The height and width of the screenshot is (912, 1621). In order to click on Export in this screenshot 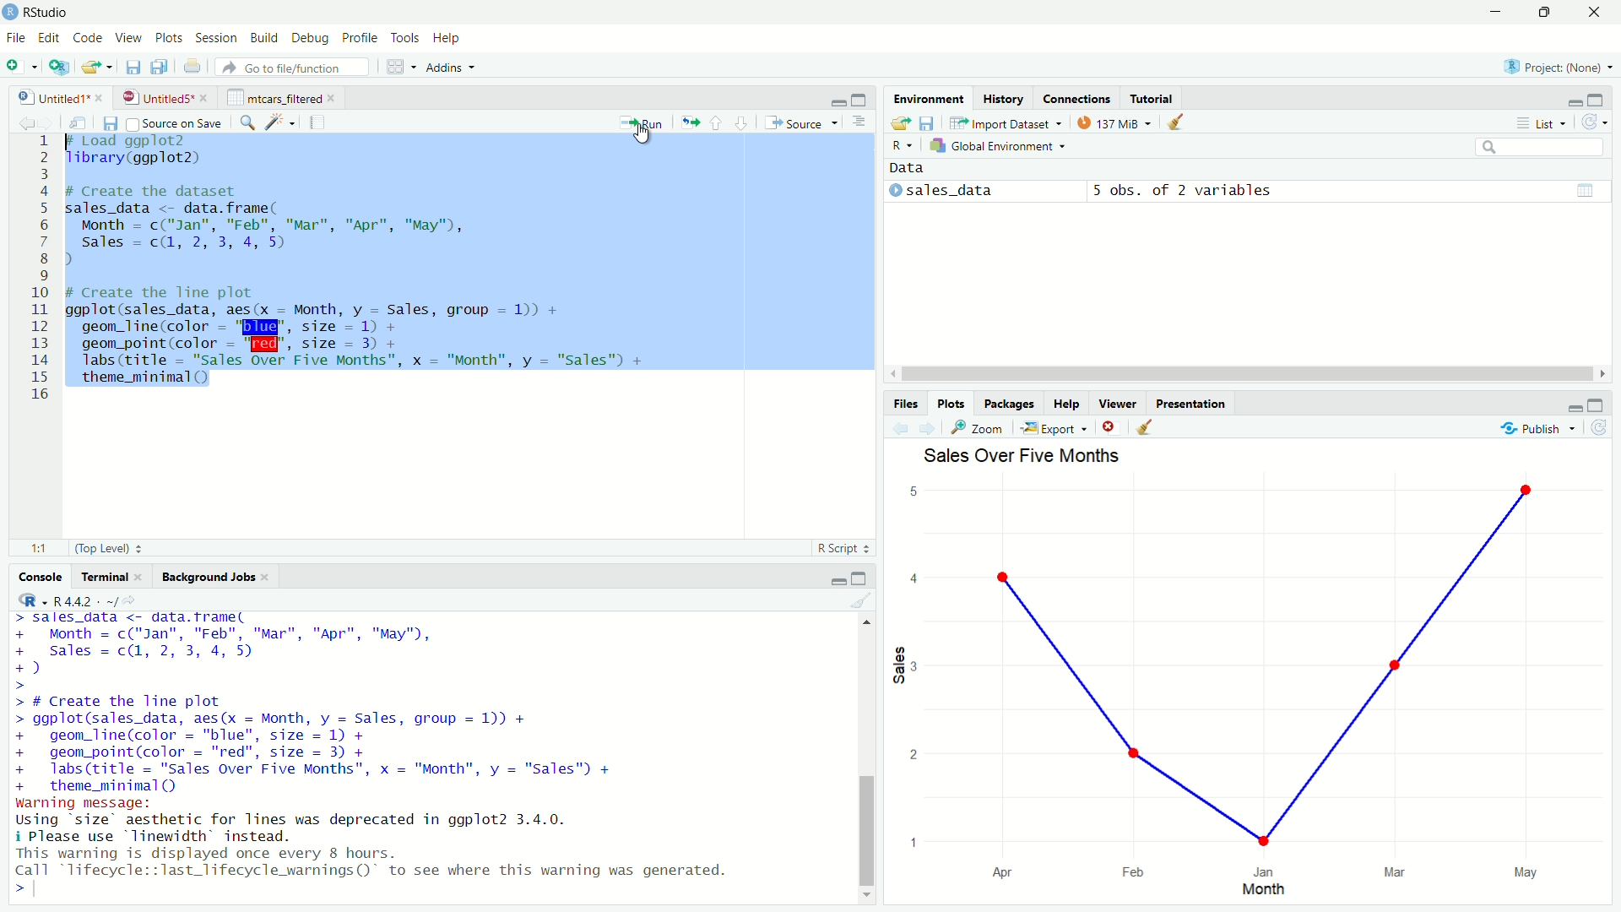, I will do `click(1053, 429)`.